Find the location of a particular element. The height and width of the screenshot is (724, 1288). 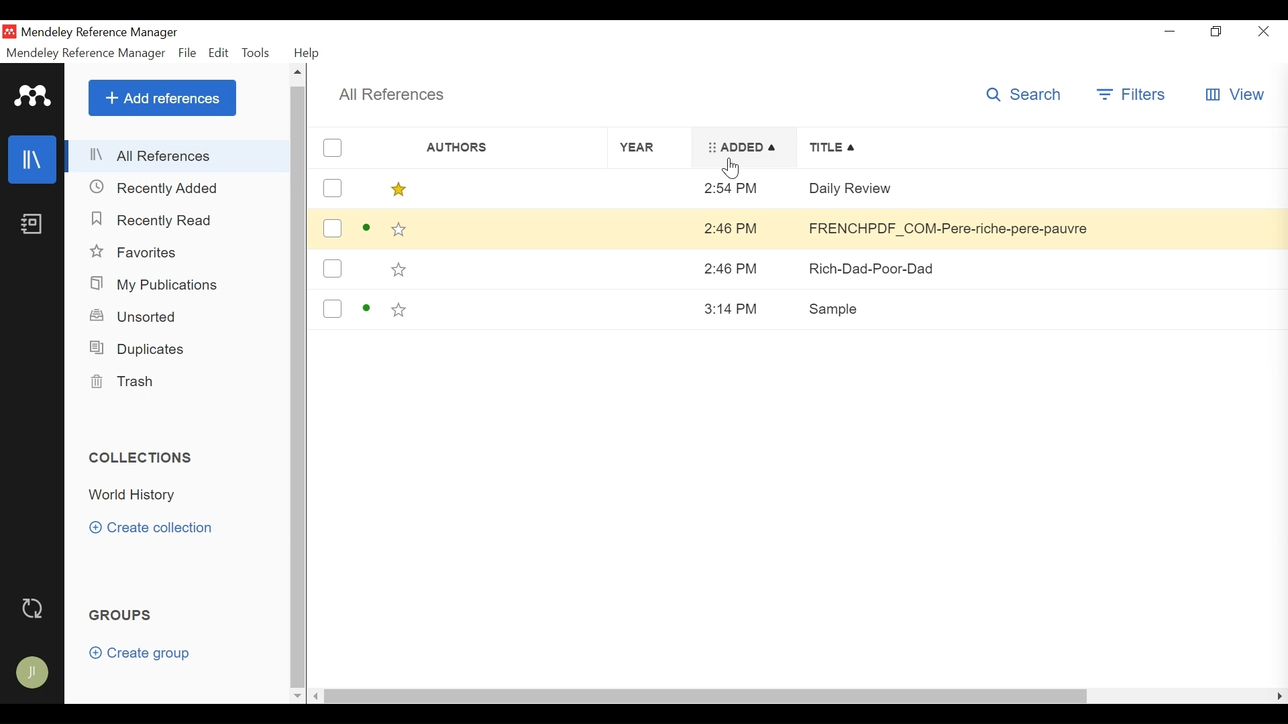

Daily Review is located at coordinates (1042, 190).